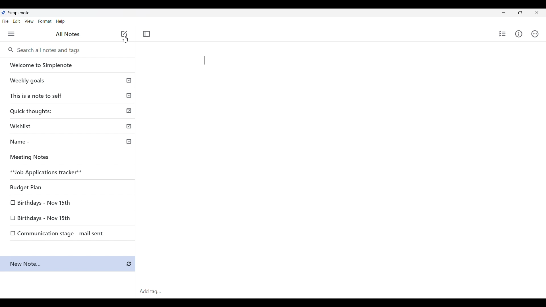  What do you see at coordinates (5, 21) in the screenshot?
I see `File` at bounding box center [5, 21].